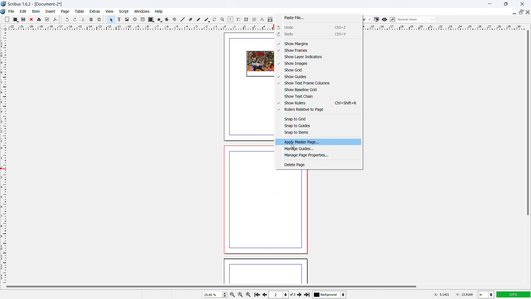  Describe the element at coordinates (151, 20) in the screenshot. I see `shape` at that location.